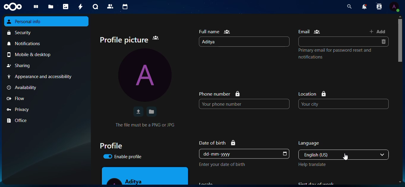 This screenshot has height=187, width=405. Describe the element at coordinates (125, 7) in the screenshot. I see `calendar` at that location.